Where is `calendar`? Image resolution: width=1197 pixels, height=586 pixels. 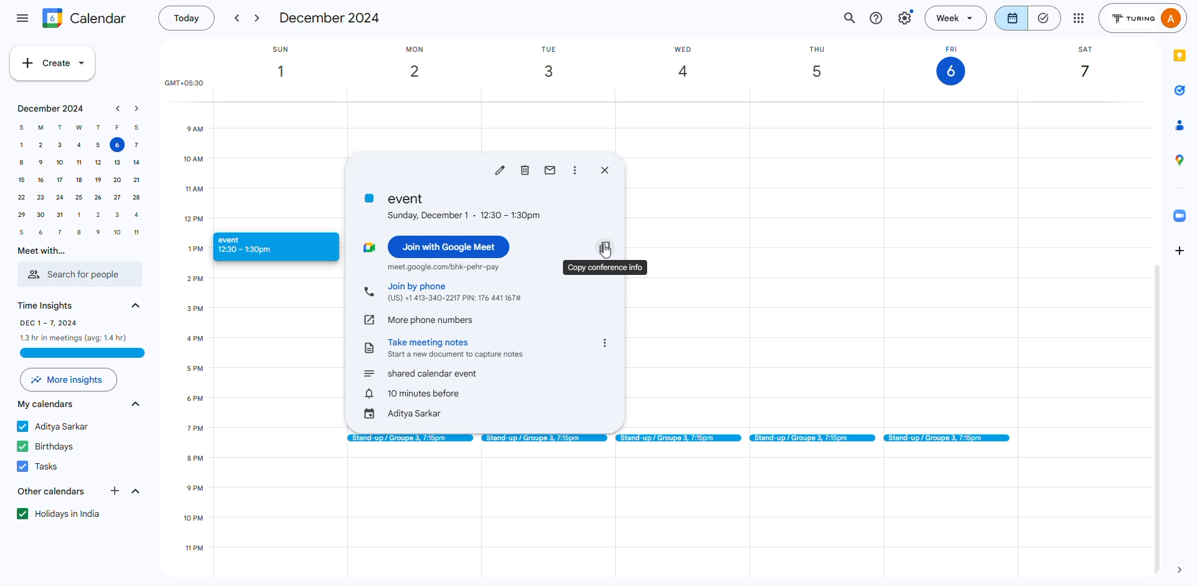 calendar is located at coordinates (85, 18).